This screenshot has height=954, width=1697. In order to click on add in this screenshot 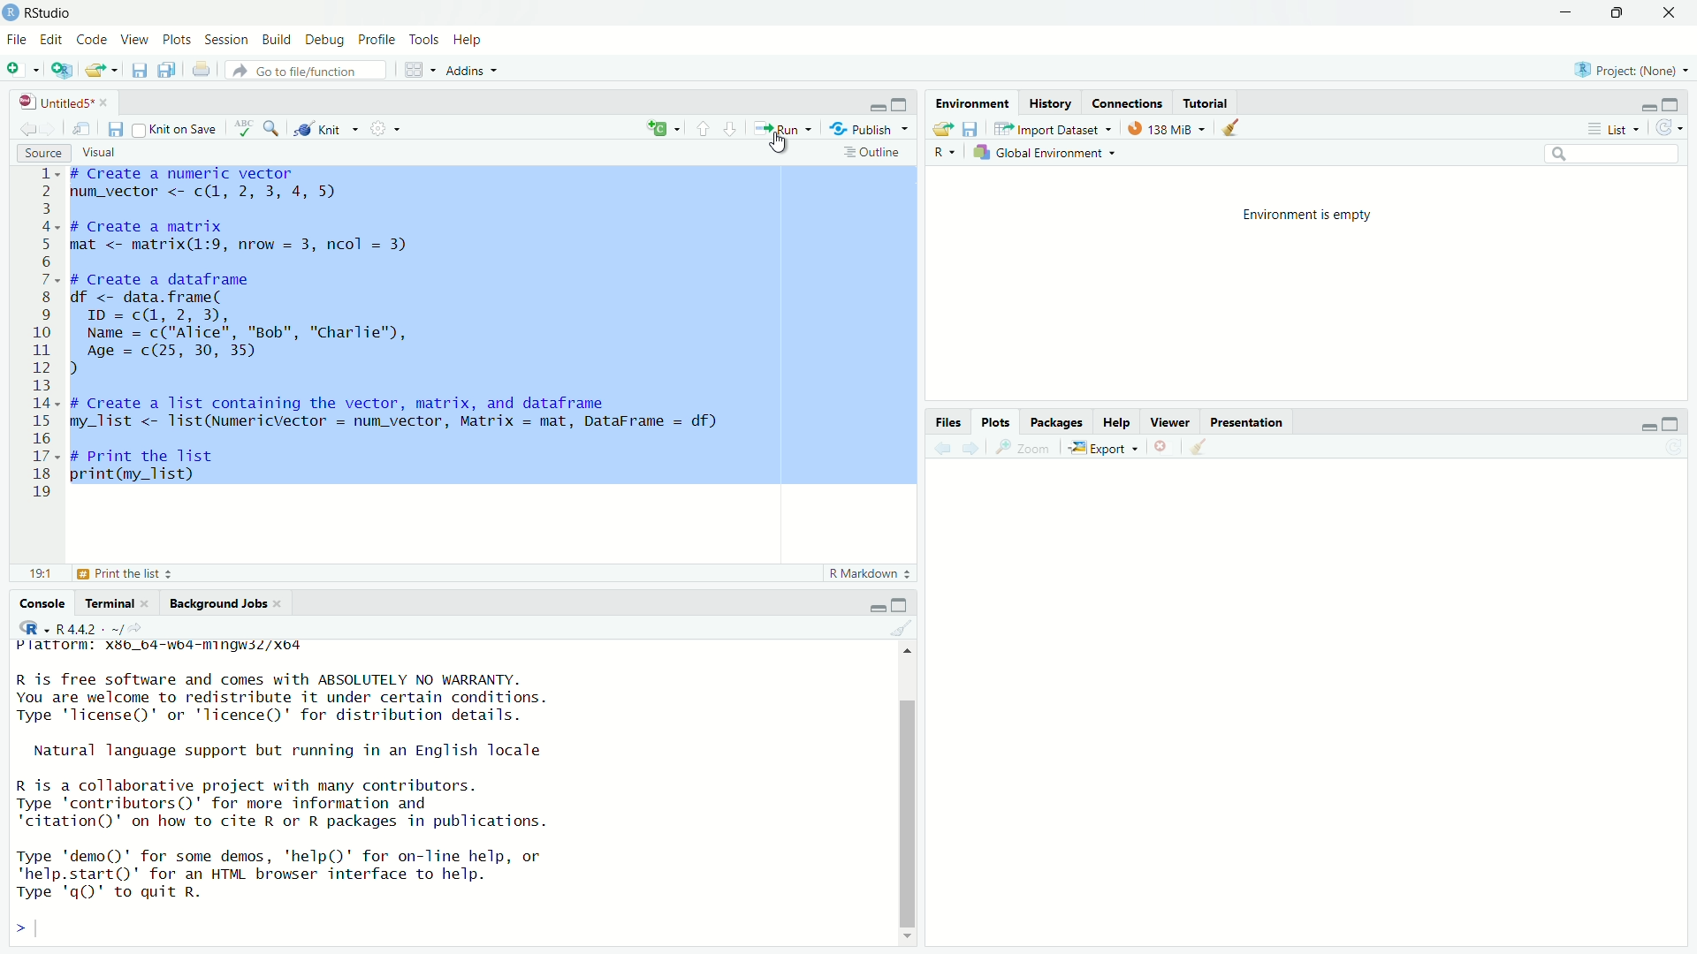, I will do `click(662, 129)`.